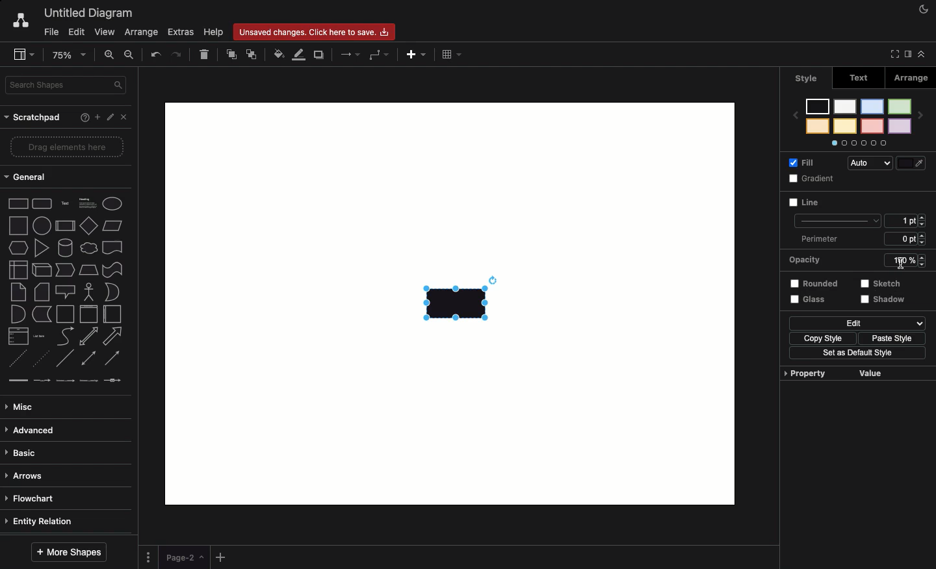  I want to click on Copy style, so click(819, 337).